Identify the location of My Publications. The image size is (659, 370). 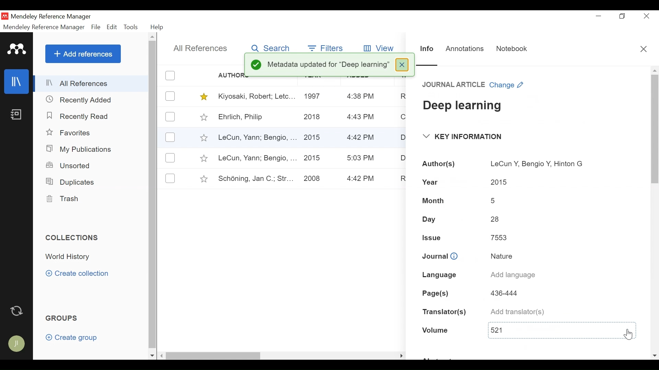
(81, 149).